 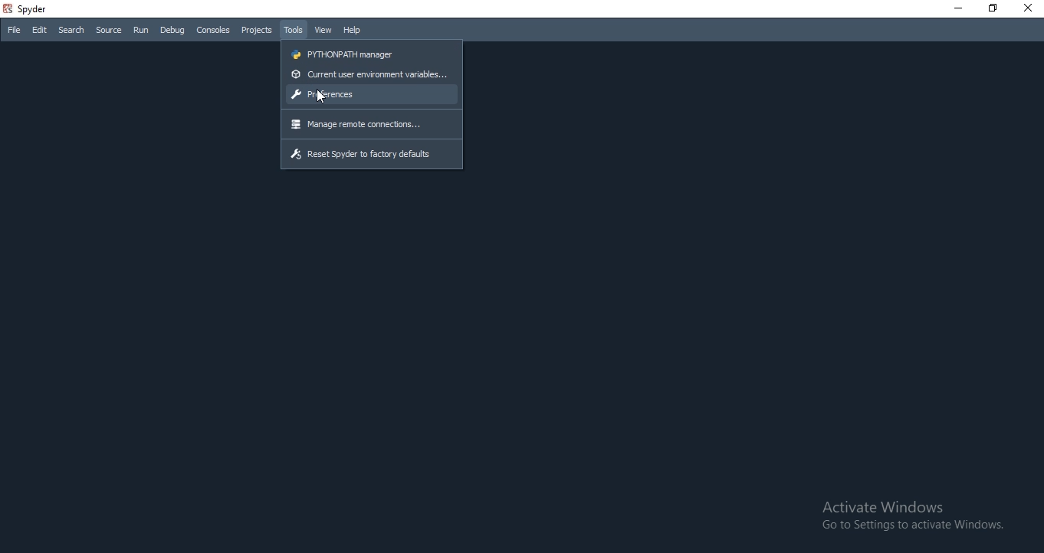 What do you see at coordinates (323, 31) in the screenshot?
I see `view` at bounding box center [323, 31].